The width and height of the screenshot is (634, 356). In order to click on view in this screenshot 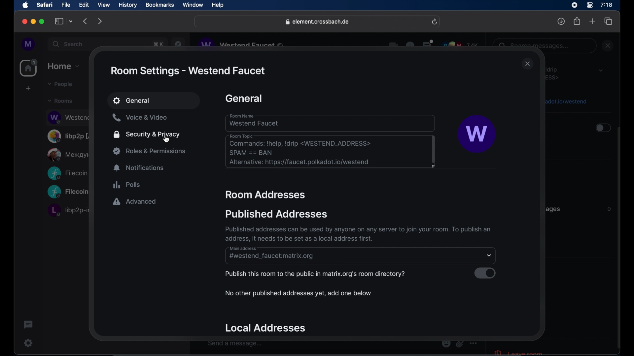, I will do `click(103, 5)`.